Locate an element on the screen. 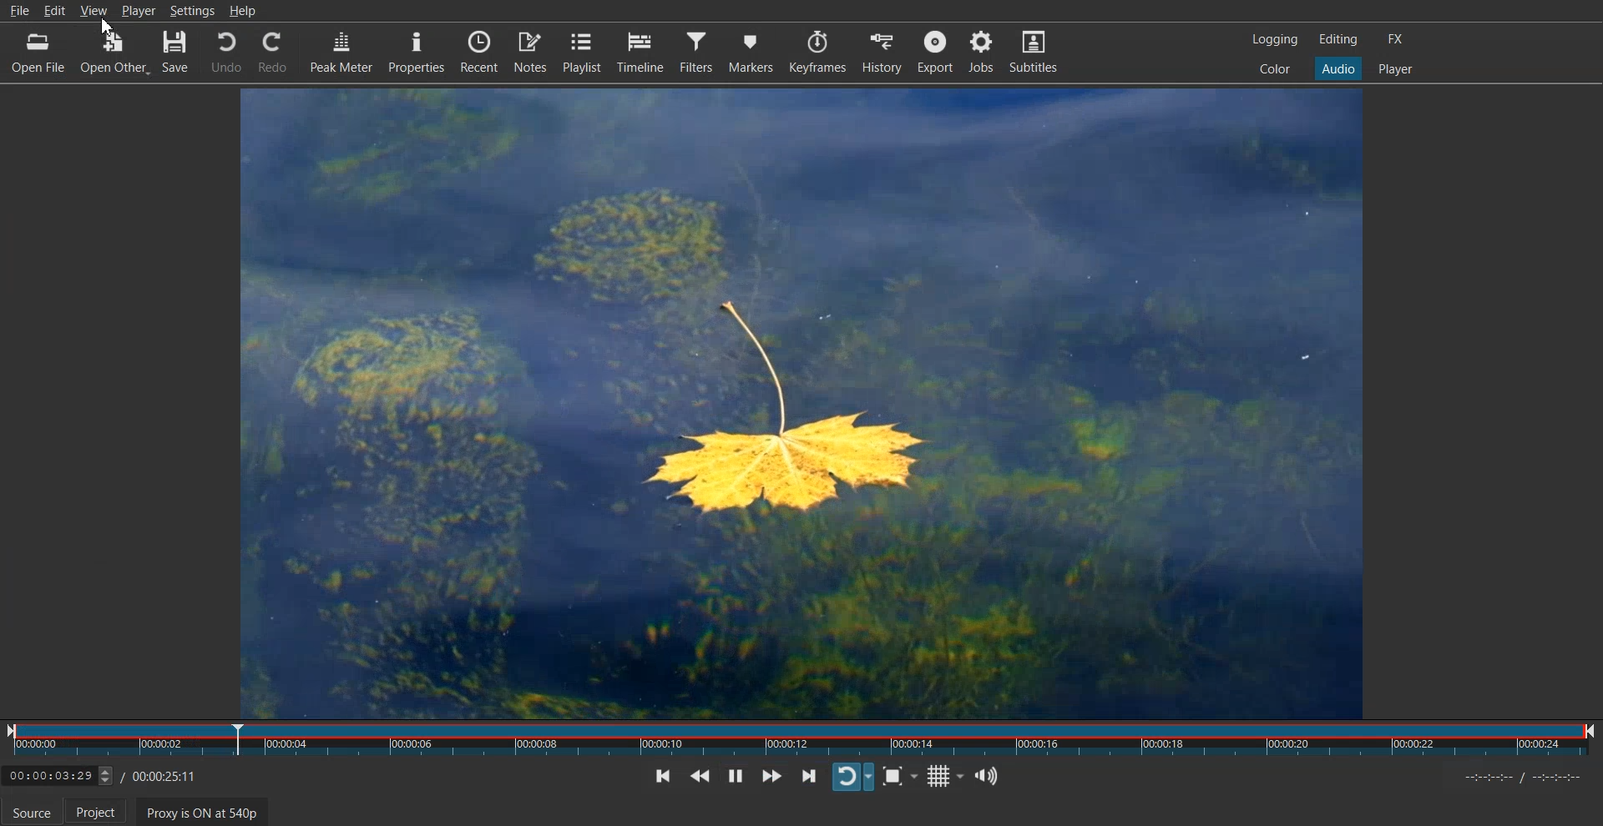 Image resolution: width=1603 pixels, height=826 pixels. Cursor is located at coordinates (109, 27).